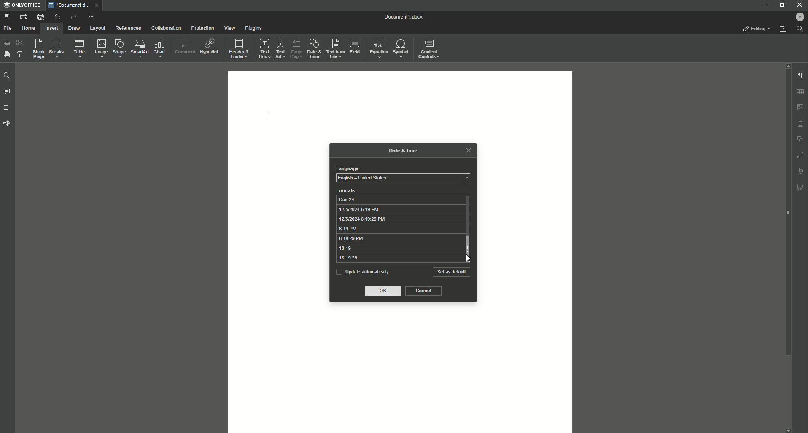 This screenshot has height=433, width=808. I want to click on header and footer settings, so click(800, 123).